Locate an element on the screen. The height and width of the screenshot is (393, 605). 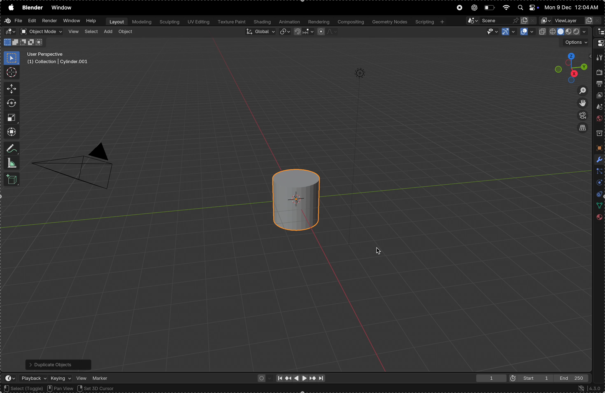
out put is located at coordinates (599, 85).